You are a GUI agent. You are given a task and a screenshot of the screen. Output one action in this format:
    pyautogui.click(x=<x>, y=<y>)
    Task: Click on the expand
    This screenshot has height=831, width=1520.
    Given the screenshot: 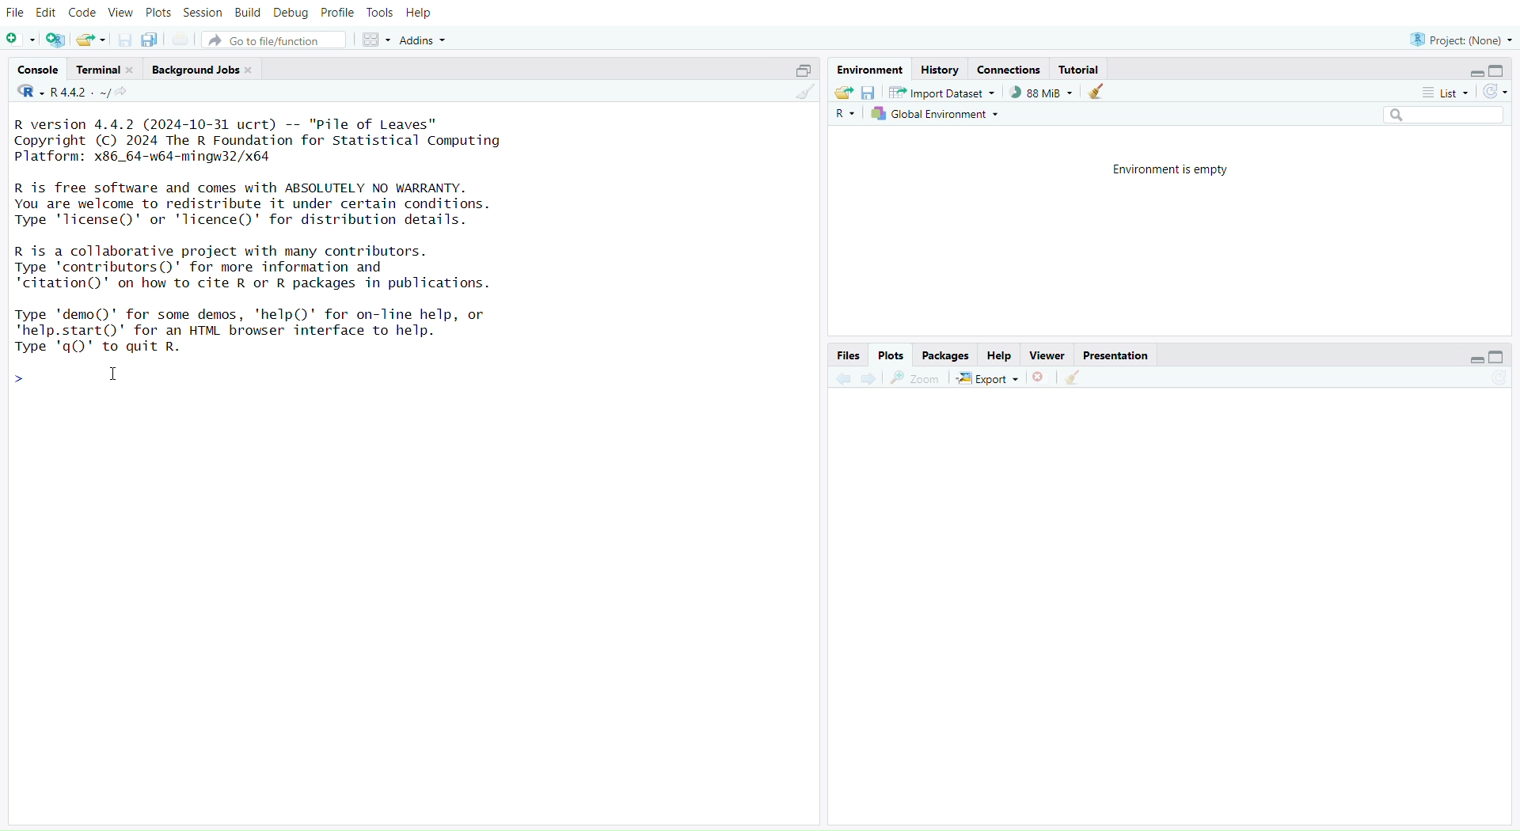 What is the action you would take?
    pyautogui.click(x=1473, y=72)
    